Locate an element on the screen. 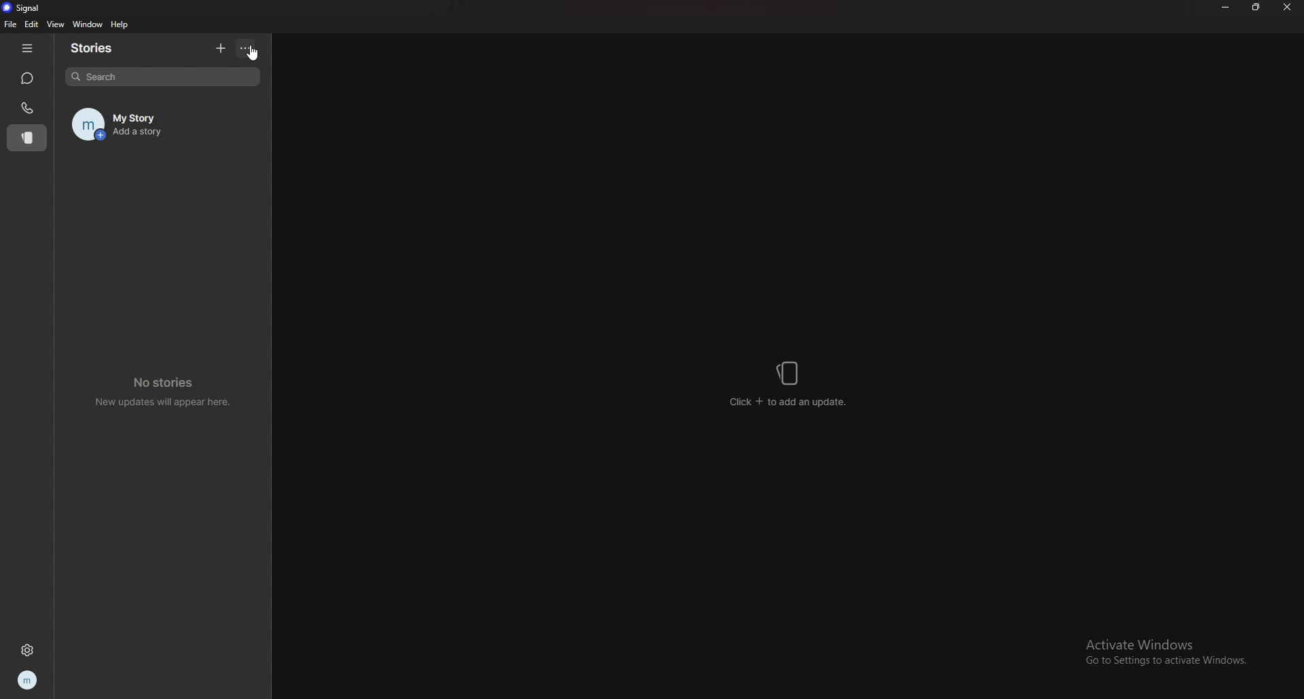 Image resolution: width=1304 pixels, height=699 pixels. chats is located at coordinates (28, 79).